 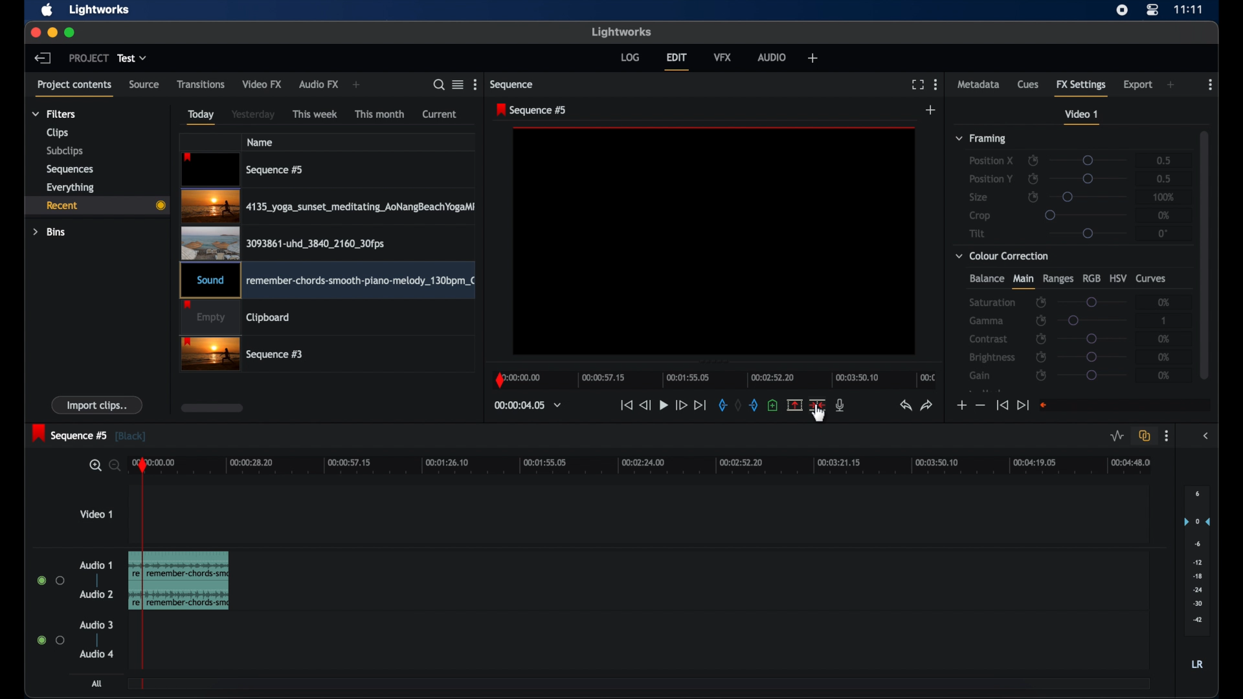 I want to click on audio 3, so click(x=95, y=625).